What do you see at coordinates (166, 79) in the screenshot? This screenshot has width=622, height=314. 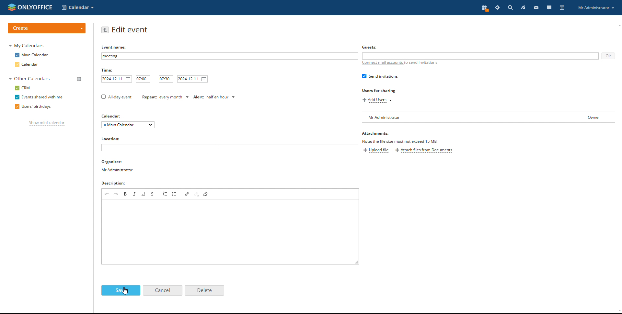 I see `end time` at bounding box center [166, 79].